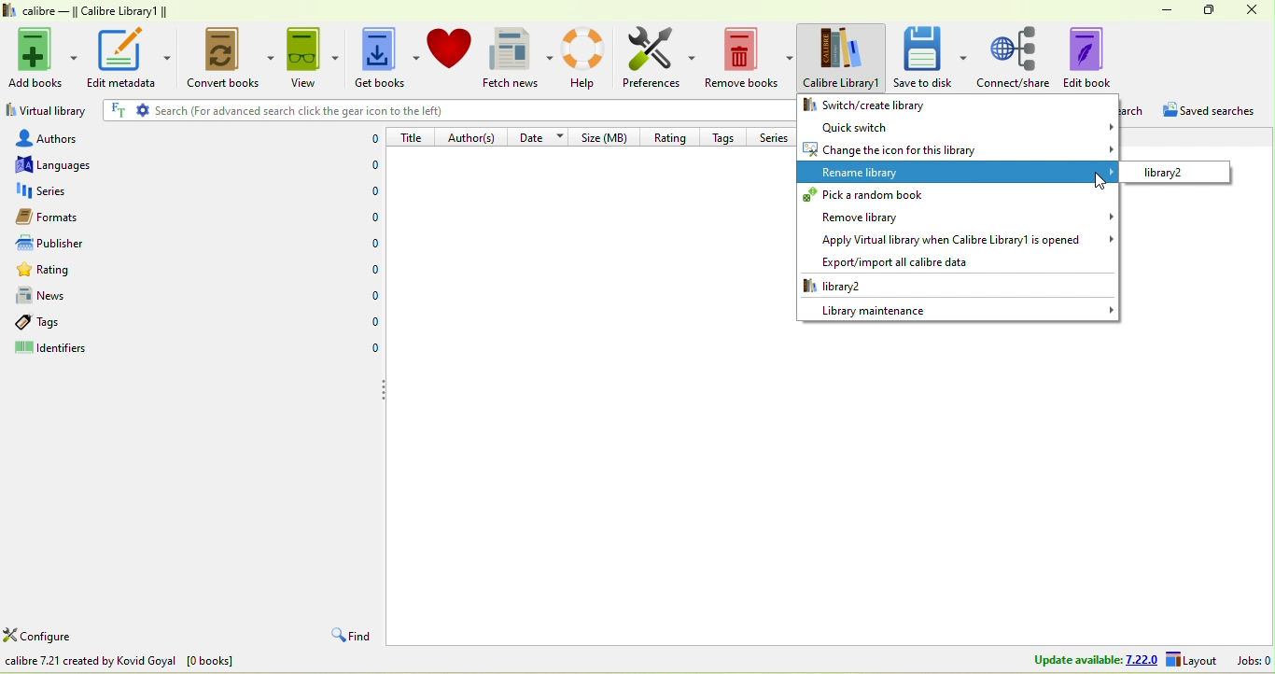 The height and width of the screenshot is (674, 1275). What do you see at coordinates (958, 173) in the screenshot?
I see `rename library` at bounding box center [958, 173].